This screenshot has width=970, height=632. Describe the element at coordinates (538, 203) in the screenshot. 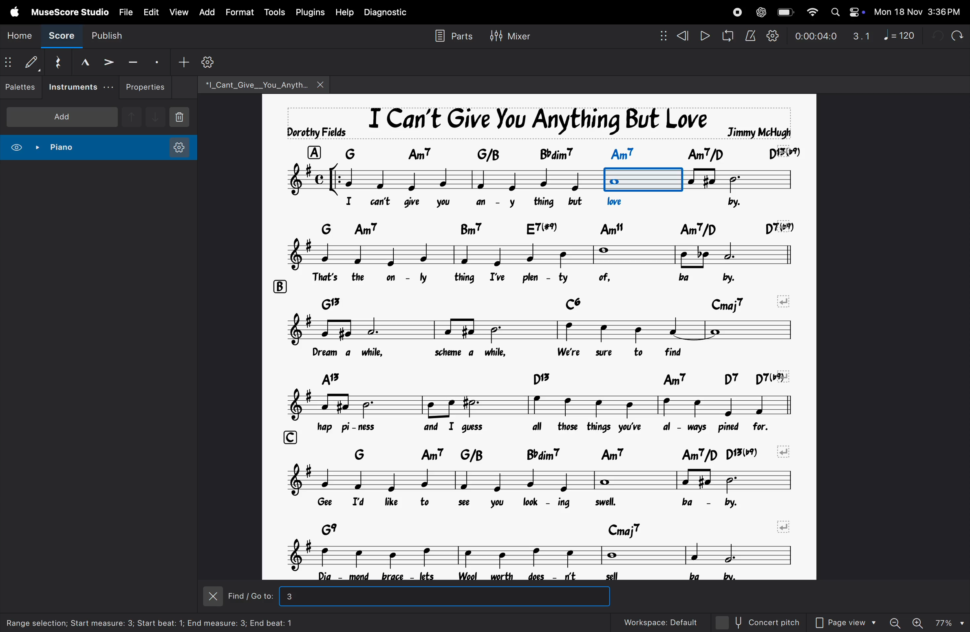

I see `lyrics` at that location.